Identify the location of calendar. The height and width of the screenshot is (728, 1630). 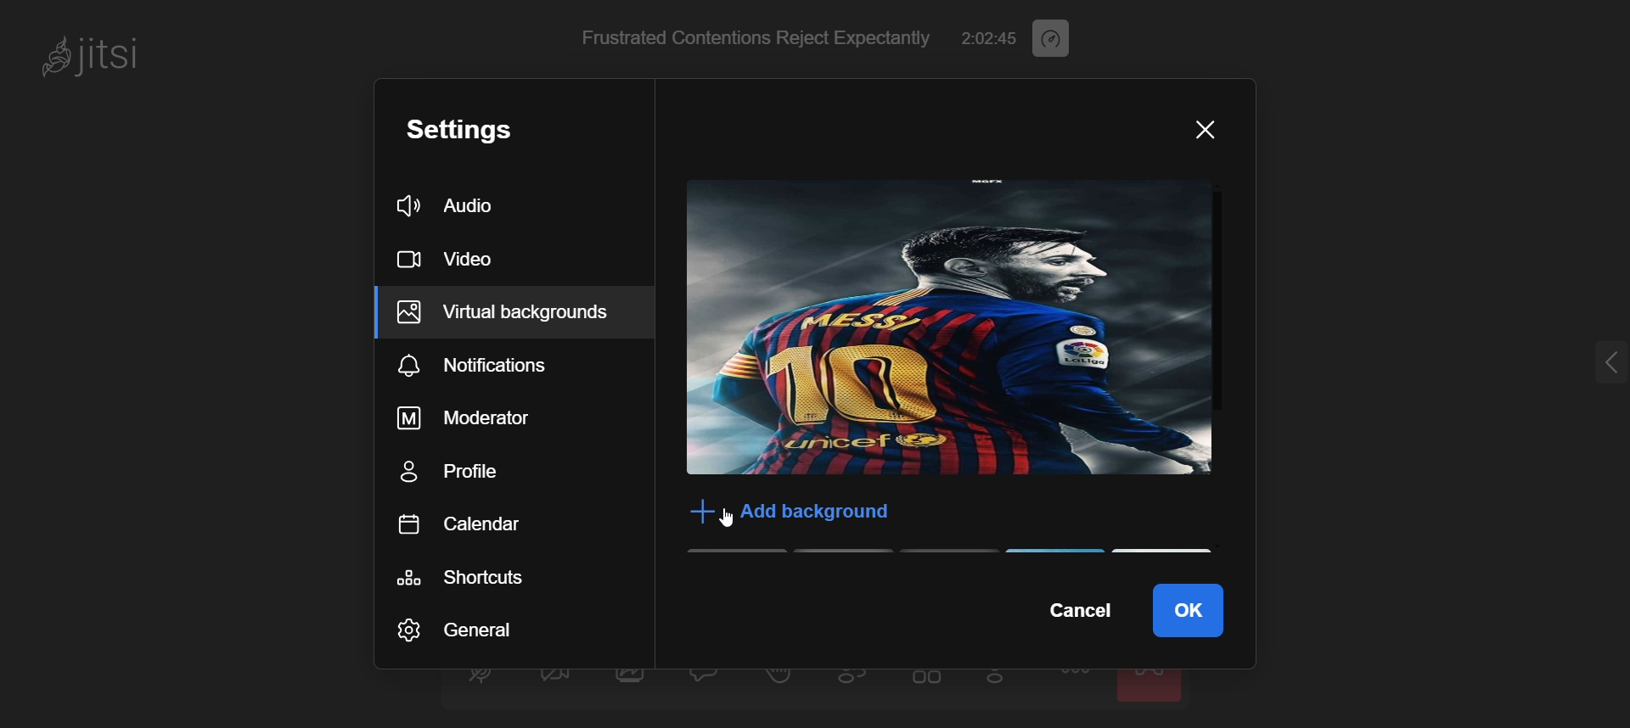
(488, 524).